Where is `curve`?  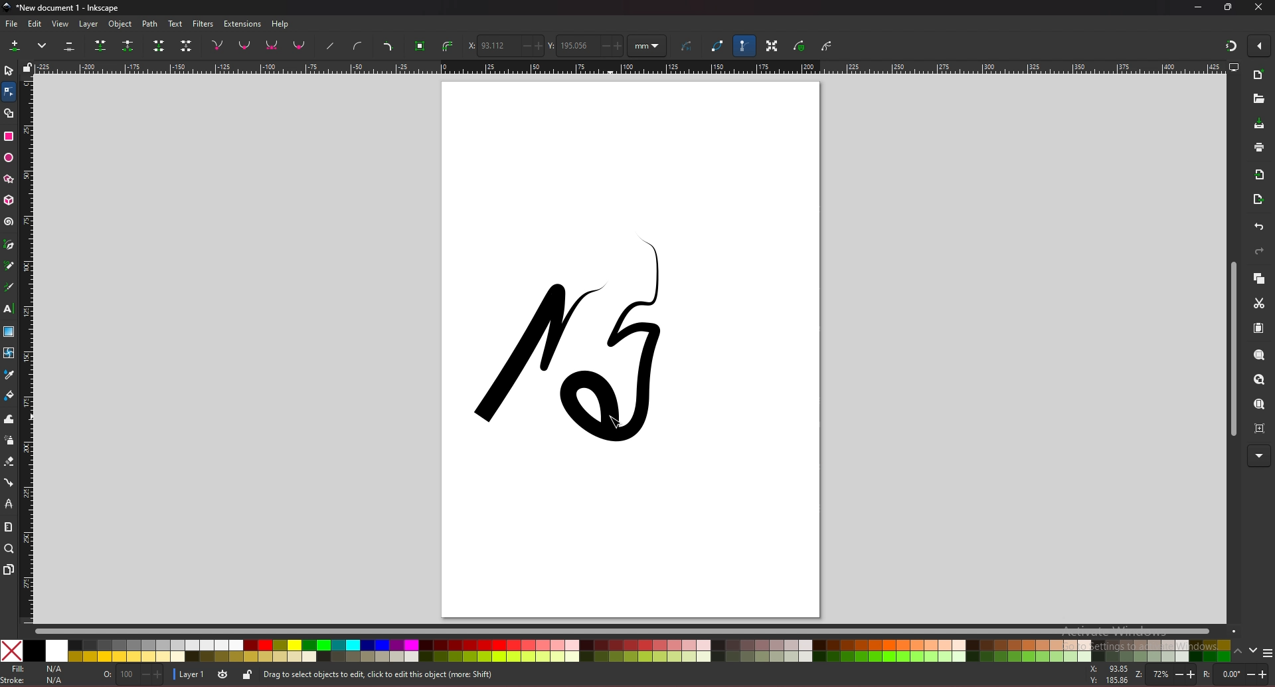
curve is located at coordinates (689, 44).